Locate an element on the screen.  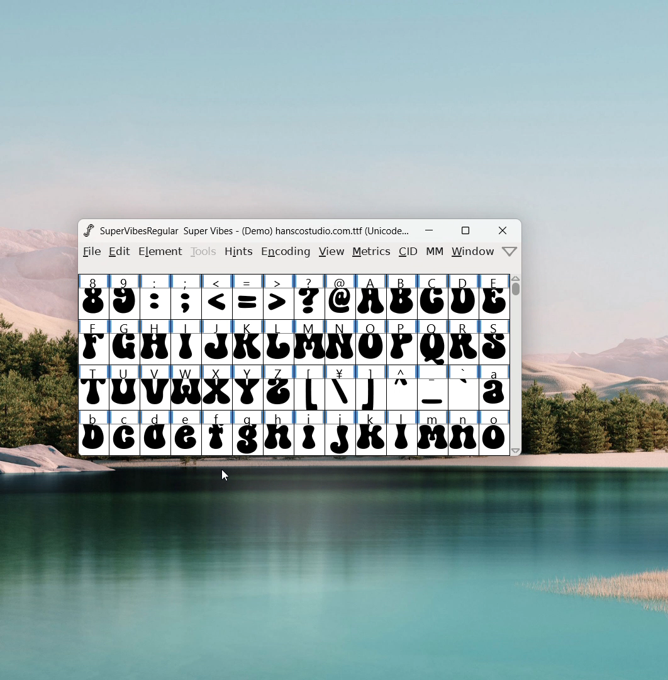
C is located at coordinates (433, 297).